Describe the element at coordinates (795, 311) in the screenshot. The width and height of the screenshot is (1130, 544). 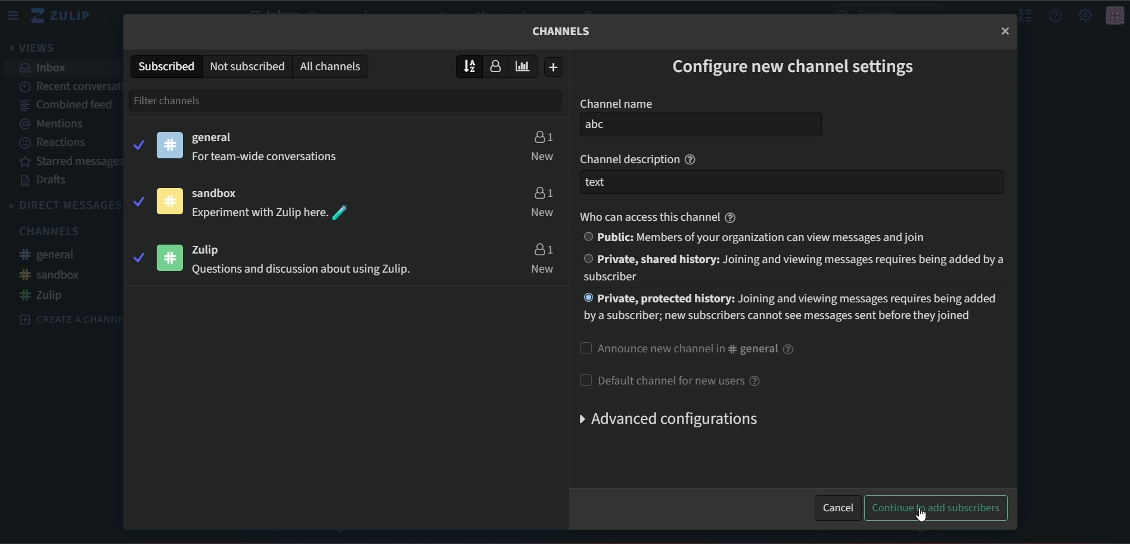
I see ` Private, protected history: Joining and viewing messages requires being addedby a subscriber; new subscribers cannot see messages sent before they joined` at that location.